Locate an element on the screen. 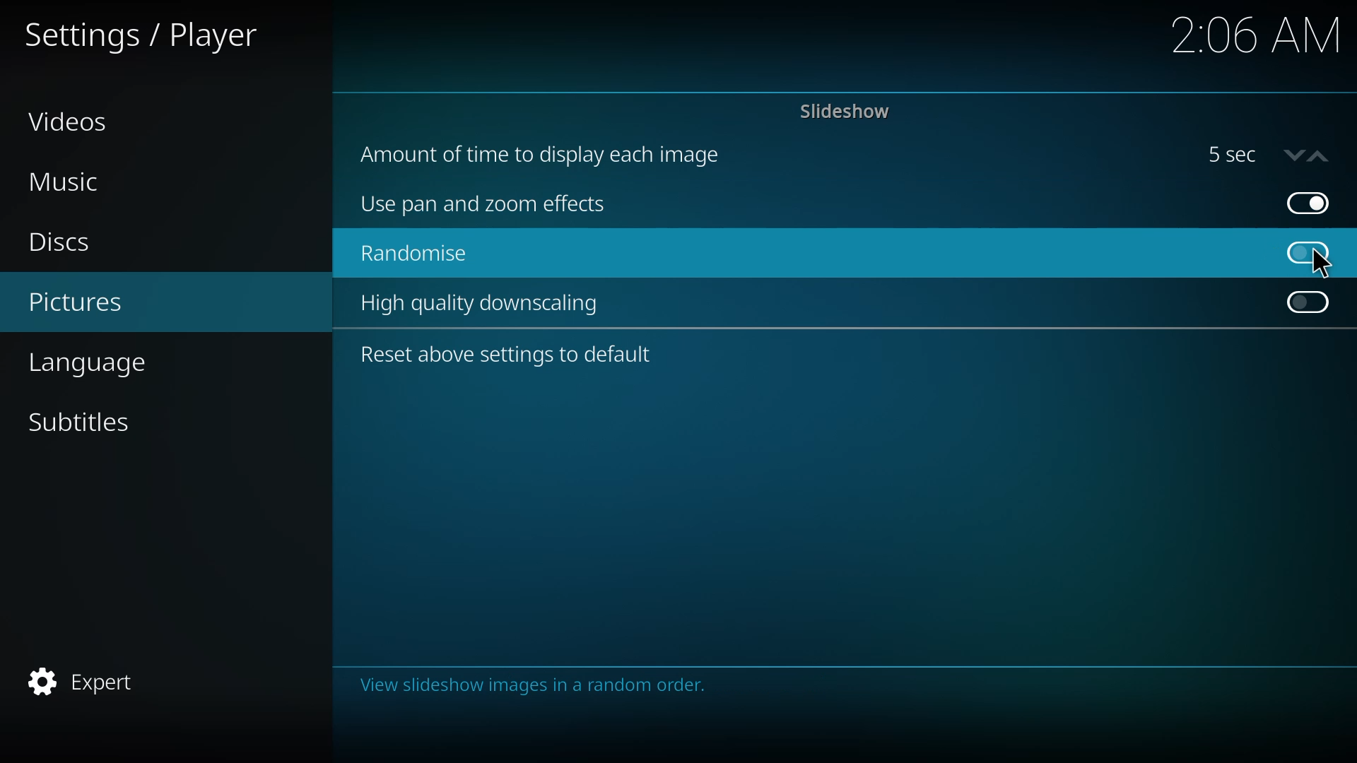 The image size is (1357, 763). info is located at coordinates (536, 686).